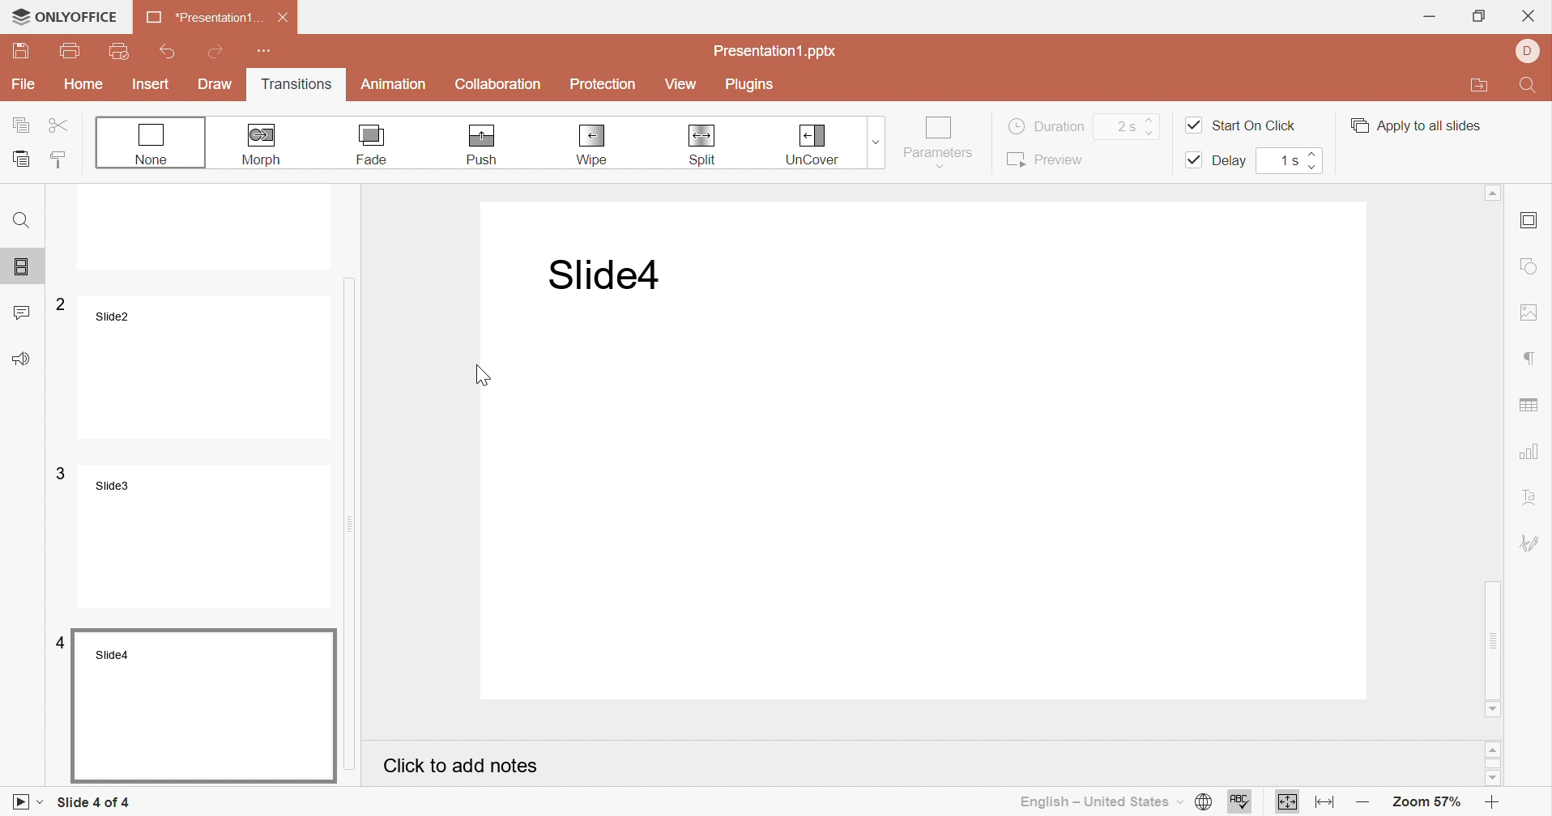 This screenshot has width=1552, height=816. Describe the element at coordinates (193, 231) in the screenshot. I see `Slide1` at that location.